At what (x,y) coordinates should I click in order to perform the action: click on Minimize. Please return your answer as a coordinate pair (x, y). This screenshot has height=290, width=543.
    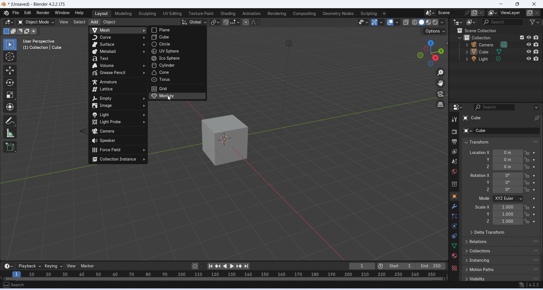
    Looking at the image, I should click on (500, 4).